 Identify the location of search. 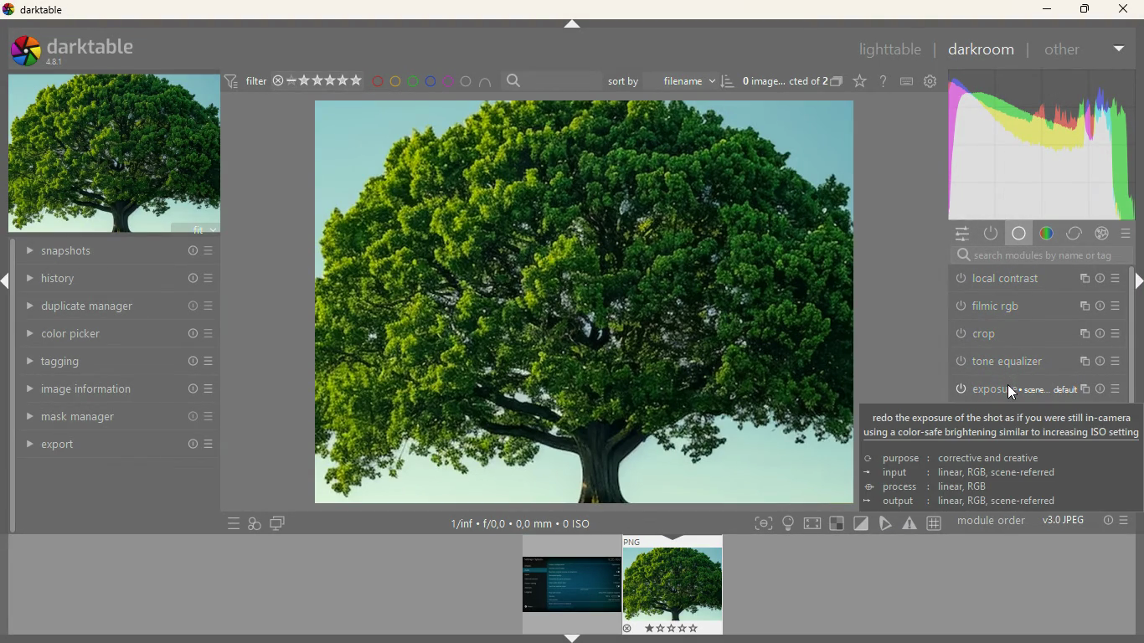
(1037, 256).